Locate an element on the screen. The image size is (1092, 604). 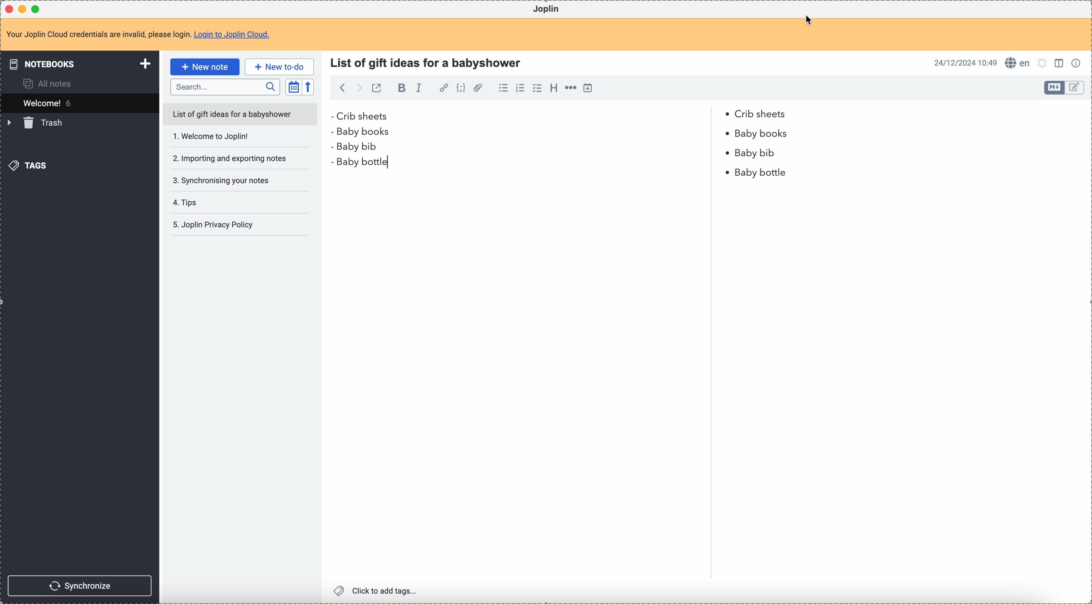
importing and exporting notes is located at coordinates (229, 158).